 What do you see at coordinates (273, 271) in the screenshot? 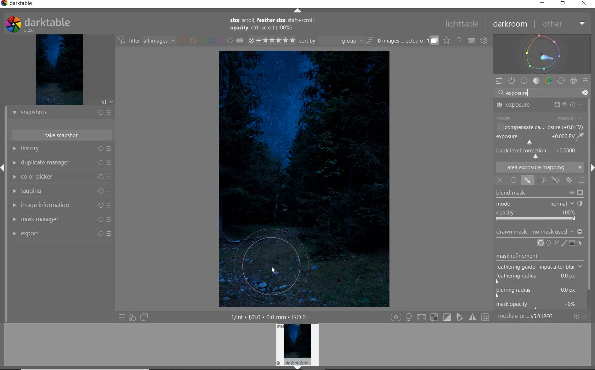
I see `CURSOR` at bounding box center [273, 271].